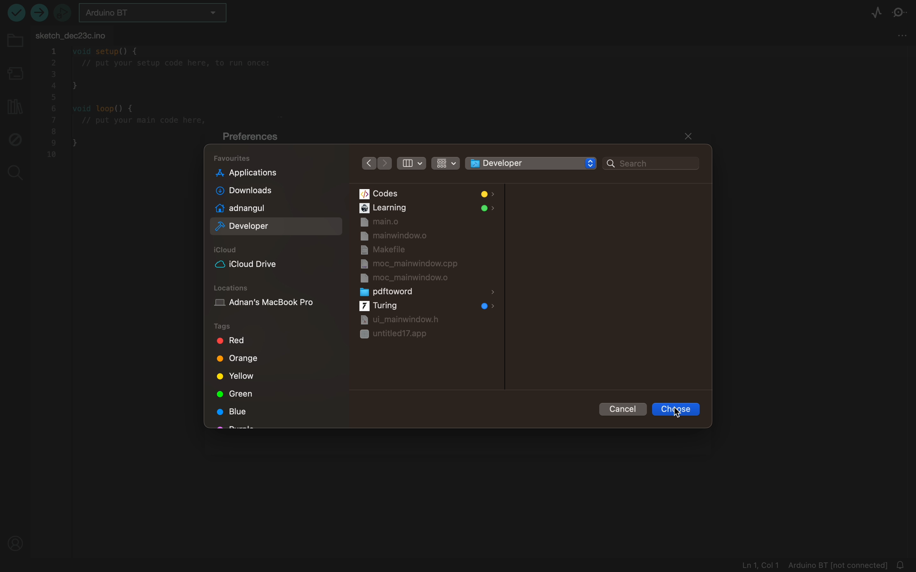  Describe the element at coordinates (231, 412) in the screenshot. I see `blue` at that location.